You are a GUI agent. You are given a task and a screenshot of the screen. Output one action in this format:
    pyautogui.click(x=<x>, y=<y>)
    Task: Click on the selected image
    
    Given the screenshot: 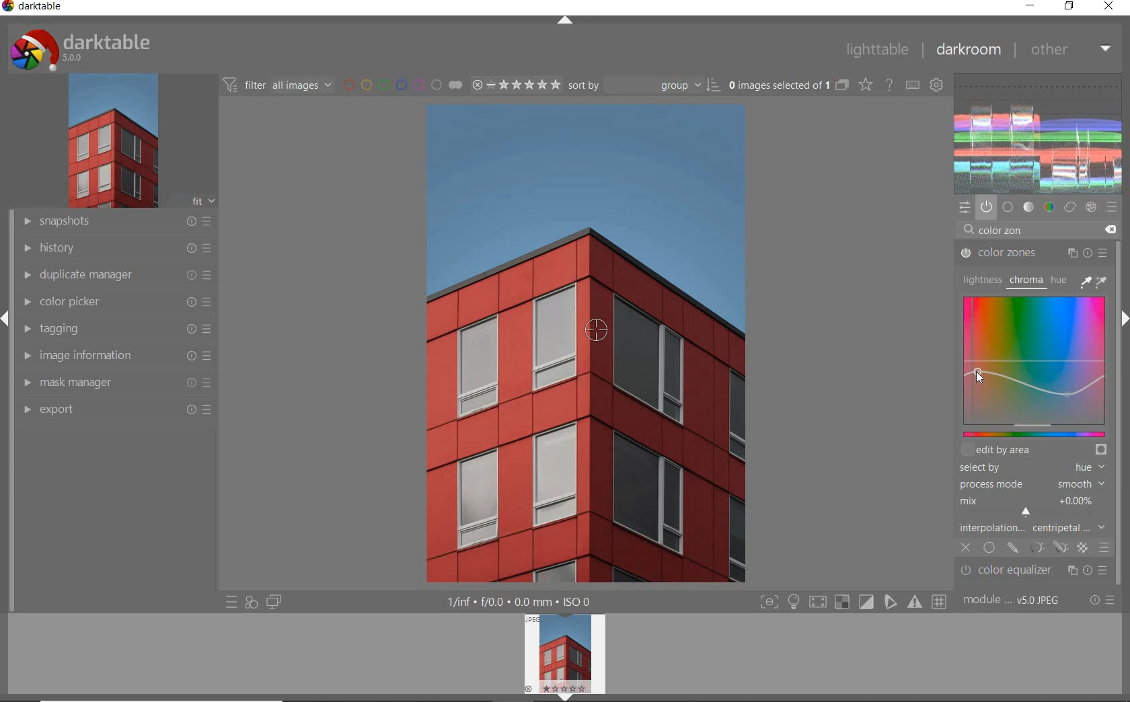 What is the action you would take?
    pyautogui.click(x=574, y=473)
    